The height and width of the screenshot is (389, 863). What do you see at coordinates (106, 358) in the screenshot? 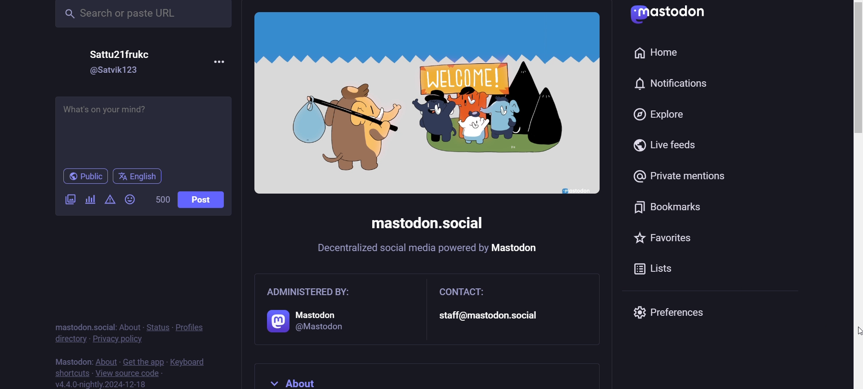
I see `about` at bounding box center [106, 358].